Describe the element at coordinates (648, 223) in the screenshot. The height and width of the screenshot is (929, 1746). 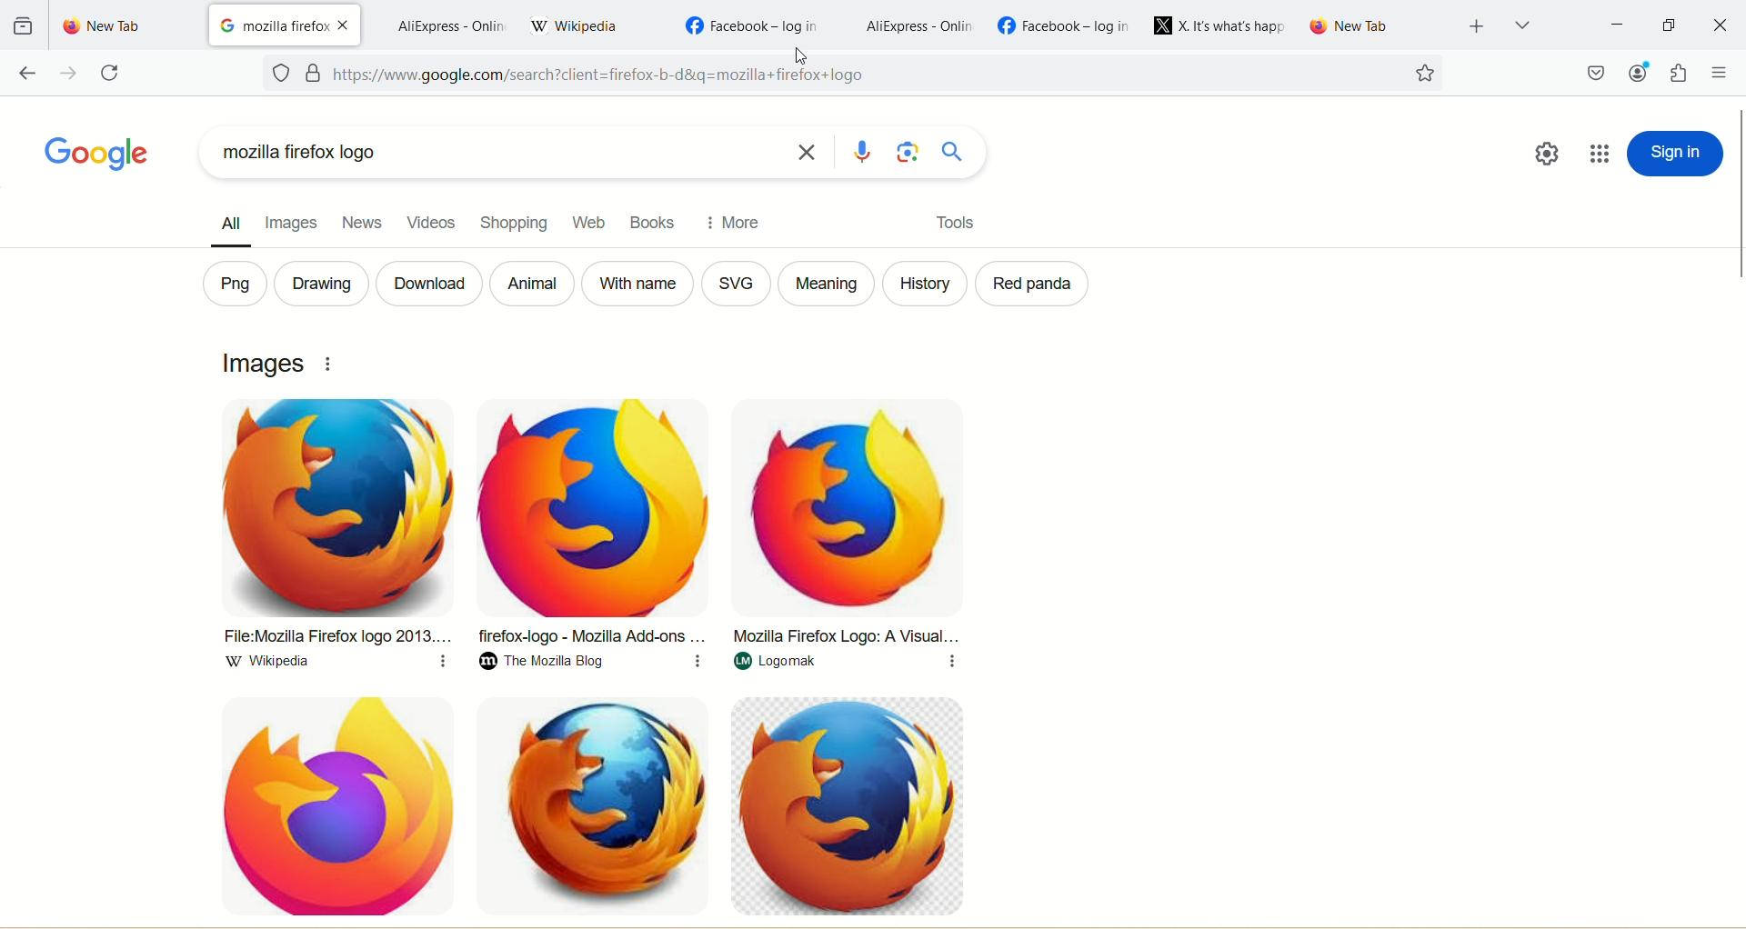
I see `books` at that location.